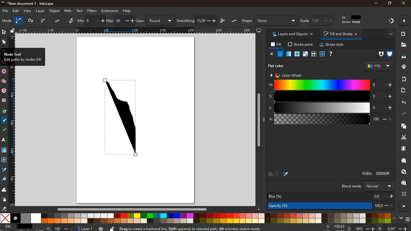 The image size is (411, 231). Describe the element at coordinates (287, 174) in the screenshot. I see `drop` at that location.